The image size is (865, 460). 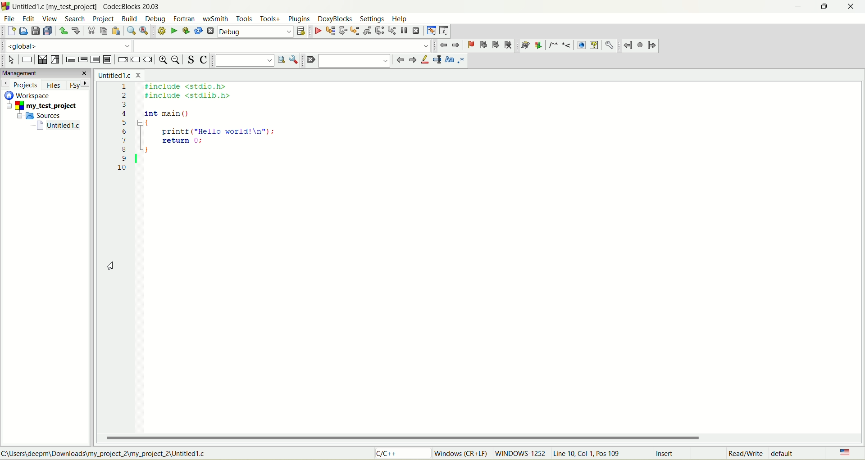 What do you see at coordinates (389, 454) in the screenshot?
I see `C/C++` at bounding box center [389, 454].